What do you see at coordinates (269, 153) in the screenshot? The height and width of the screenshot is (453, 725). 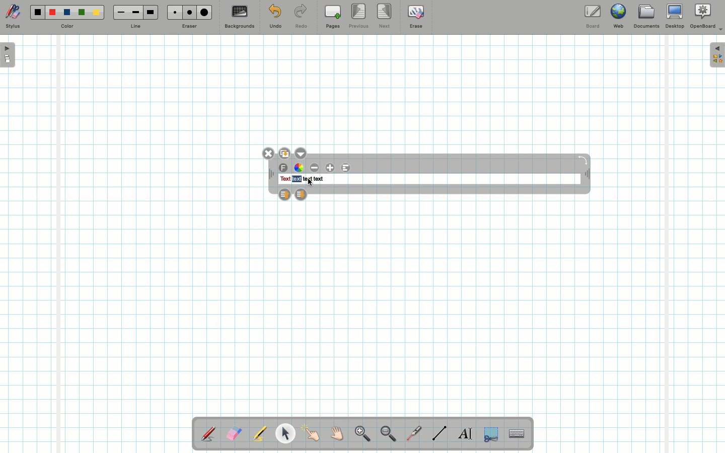 I see `Close` at bounding box center [269, 153].